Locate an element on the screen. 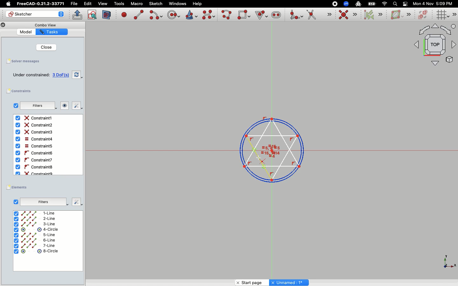  Create point is located at coordinates (124, 14).